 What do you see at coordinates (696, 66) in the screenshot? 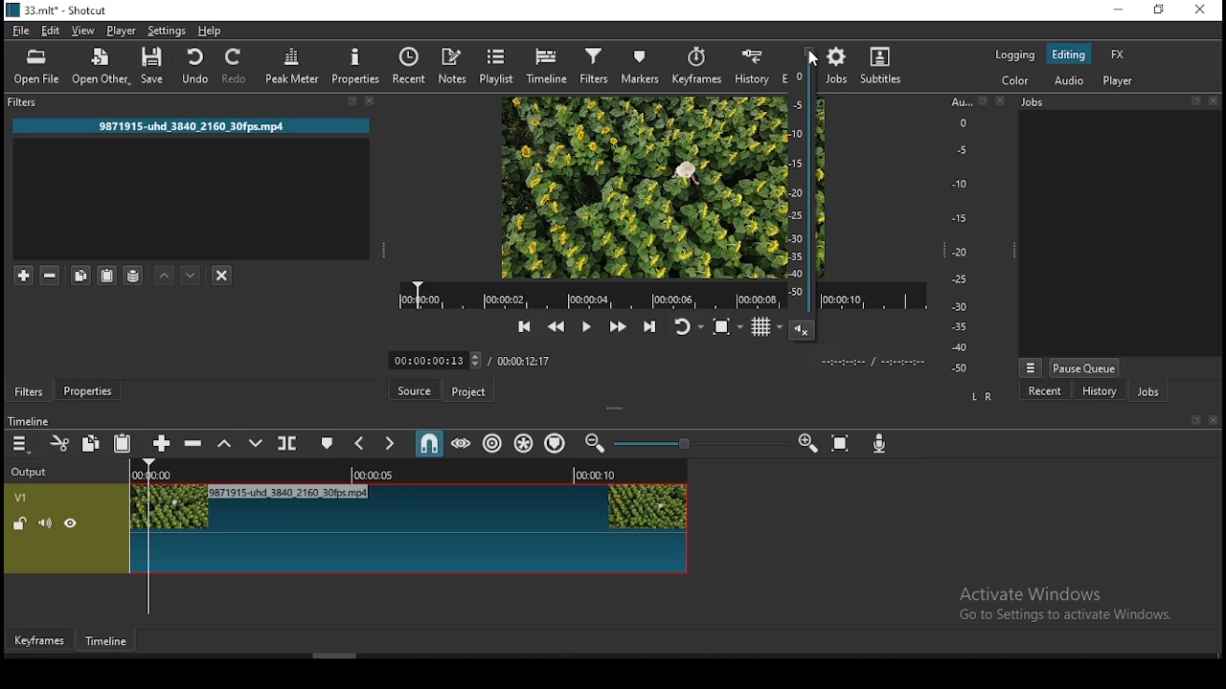
I see `keyframes` at bounding box center [696, 66].